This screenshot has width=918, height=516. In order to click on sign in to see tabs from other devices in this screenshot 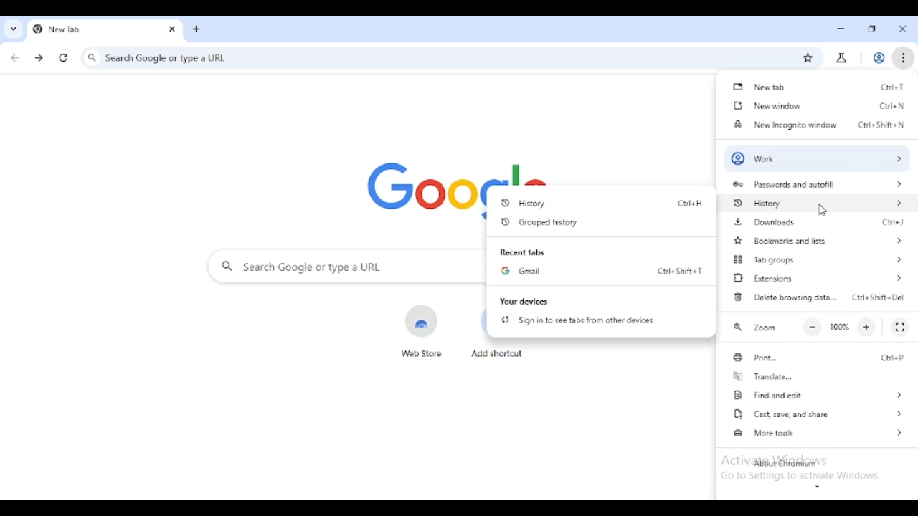, I will do `click(578, 320)`.